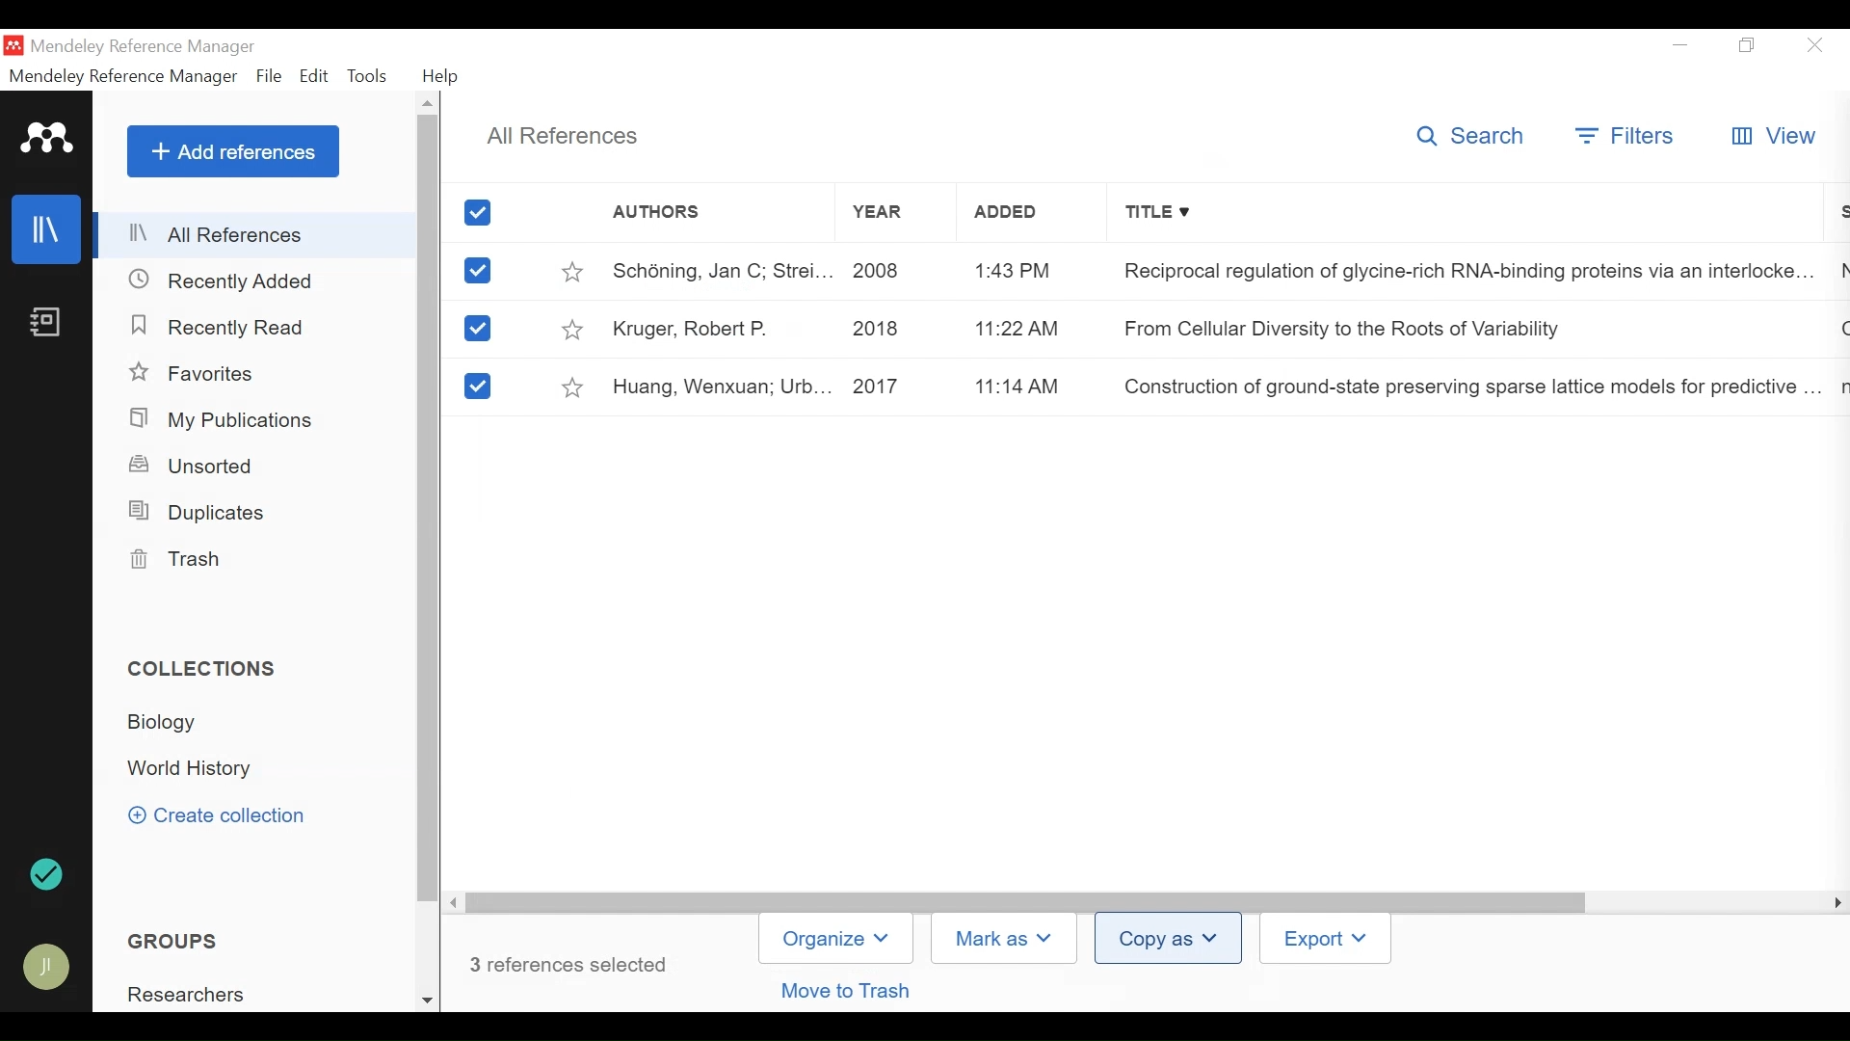 The width and height of the screenshot is (1850, 1041). What do you see at coordinates (1017, 331) in the screenshot?
I see `11:22 AM` at bounding box center [1017, 331].